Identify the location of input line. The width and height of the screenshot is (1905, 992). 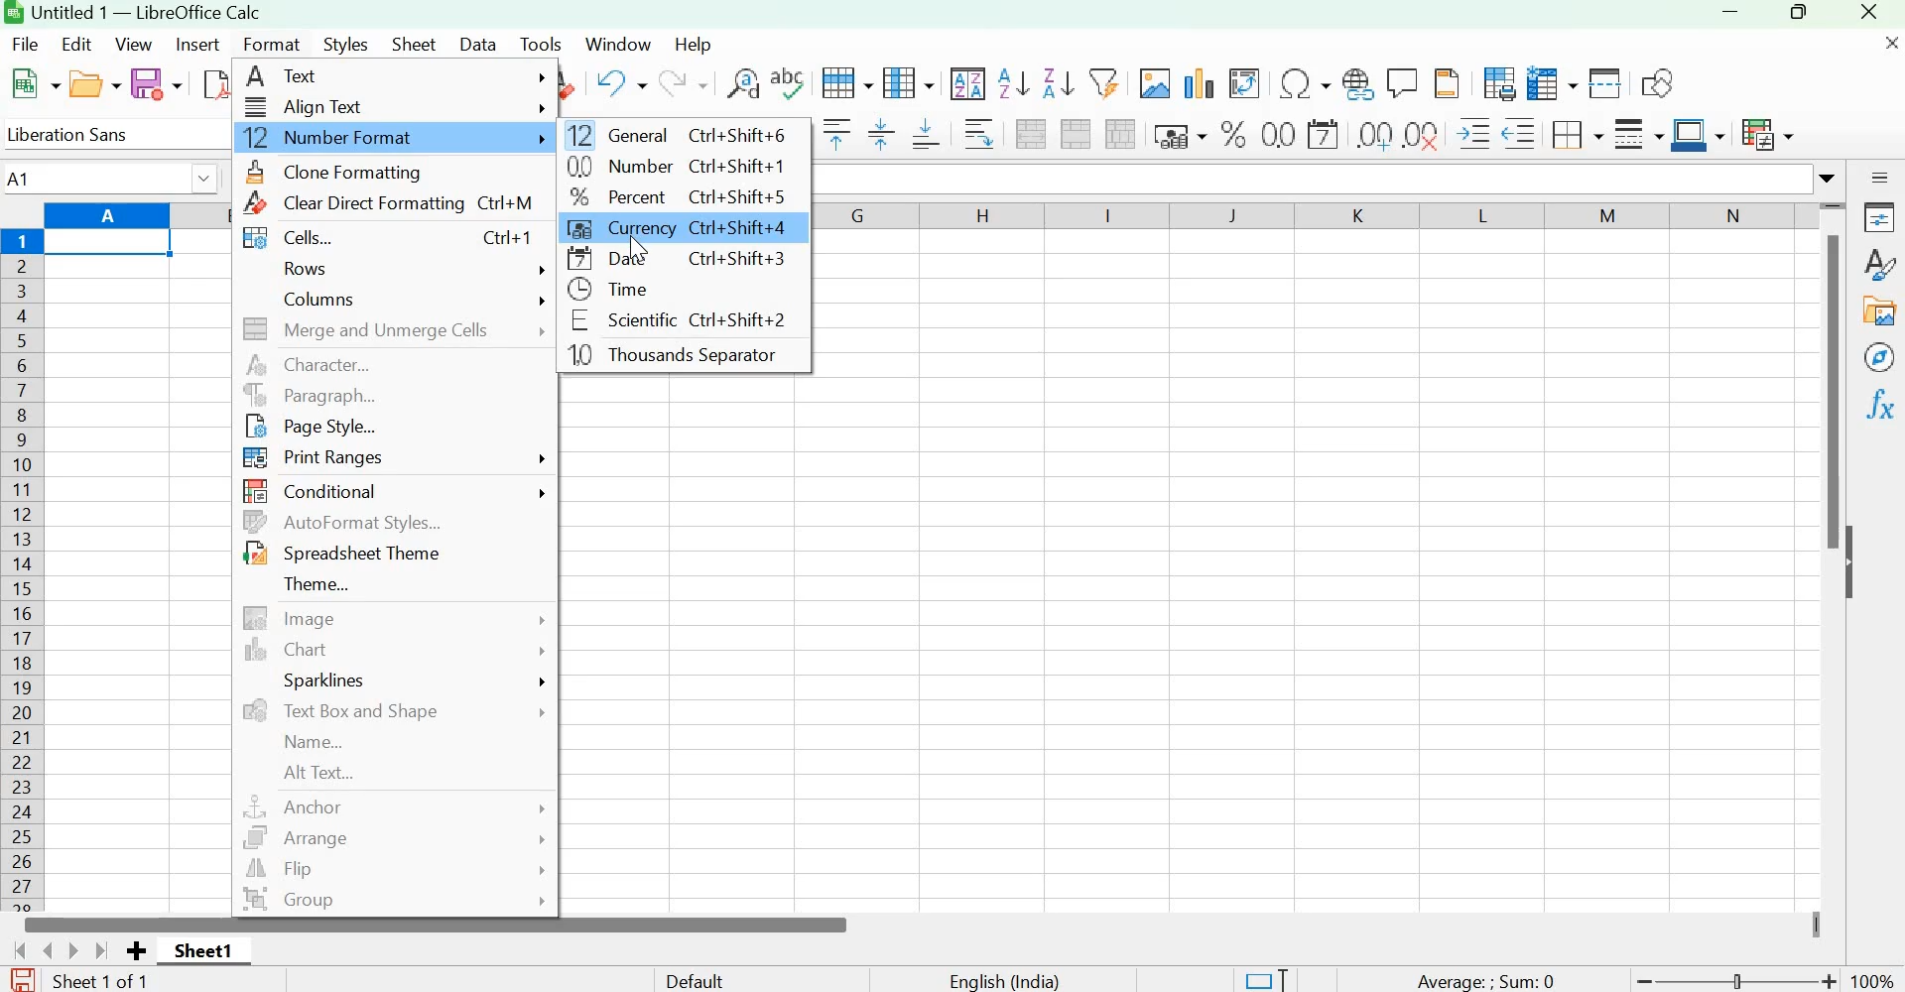
(1312, 179).